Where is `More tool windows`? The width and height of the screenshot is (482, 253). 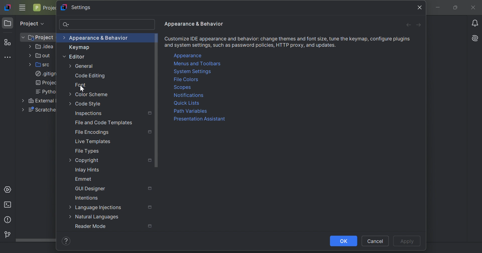 More tool windows is located at coordinates (9, 57).